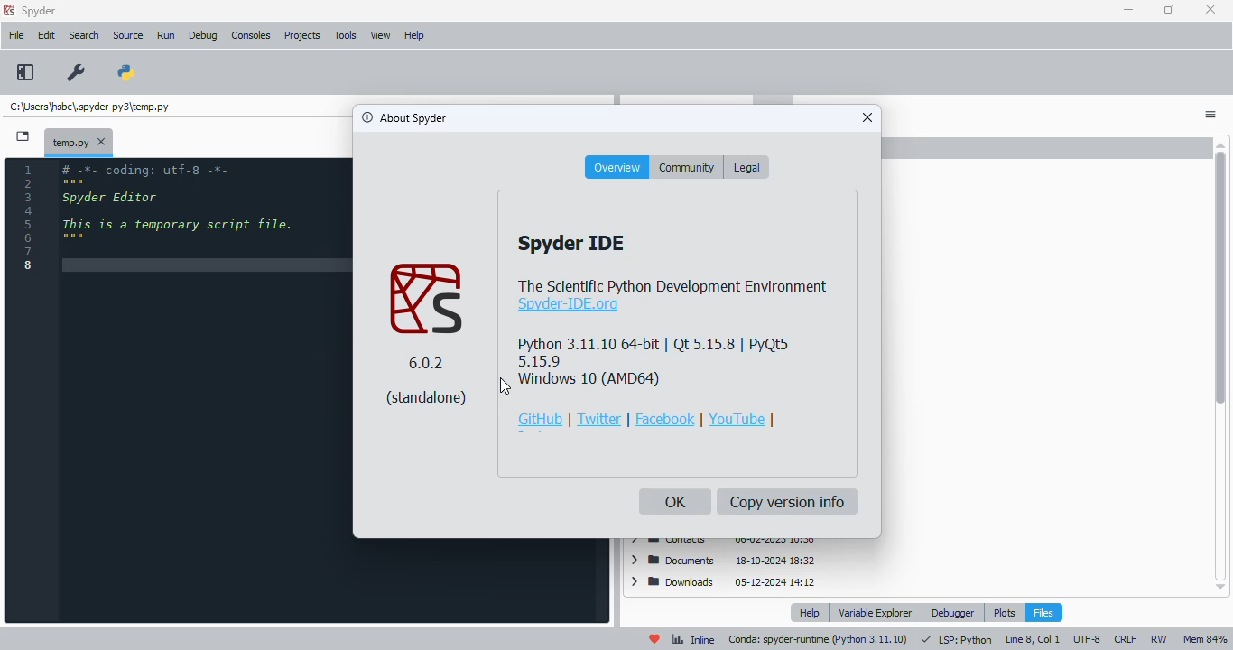  Describe the element at coordinates (78, 73) in the screenshot. I see `preferences` at that location.